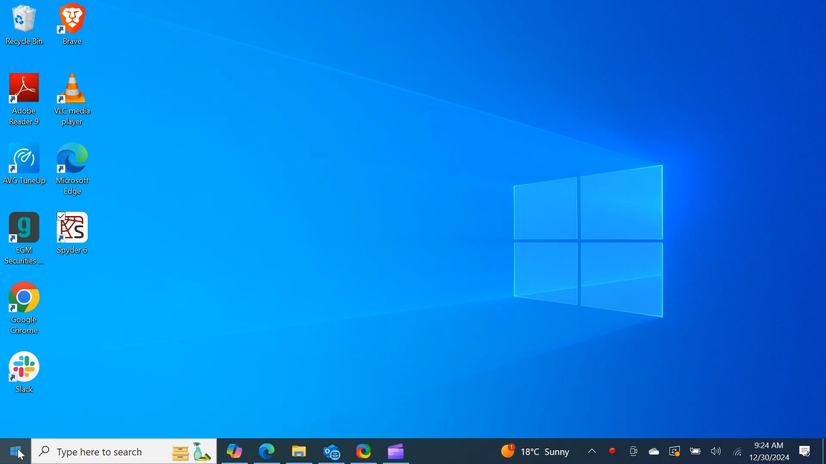  I want to click on Outlook, so click(332, 452).